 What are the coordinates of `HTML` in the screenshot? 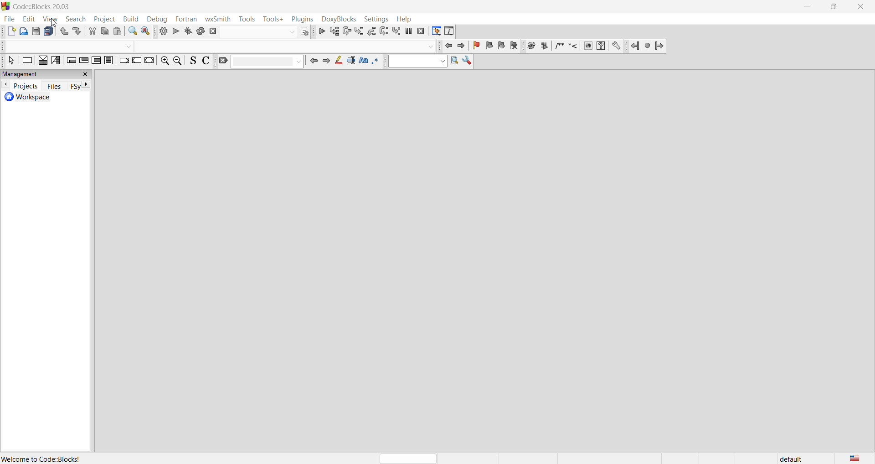 It's located at (587, 46).